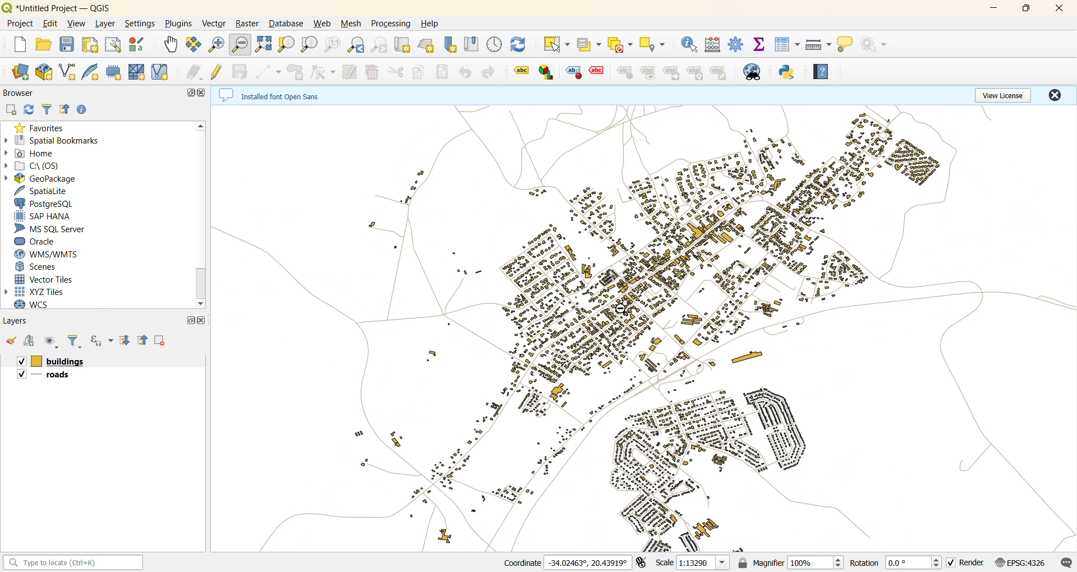 Image resolution: width=1077 pixels, height=572 pixels. What do you see at coordinates (757, 71) in the screenshot?
I see `metasearch` at bounding box center [757, 71].